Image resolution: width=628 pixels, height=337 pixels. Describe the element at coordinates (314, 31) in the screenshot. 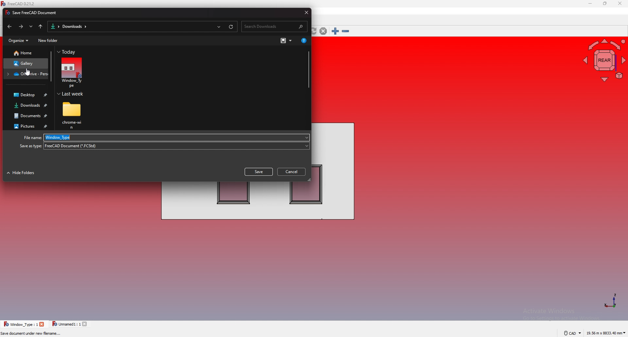

I see `refresh web page` at that location.